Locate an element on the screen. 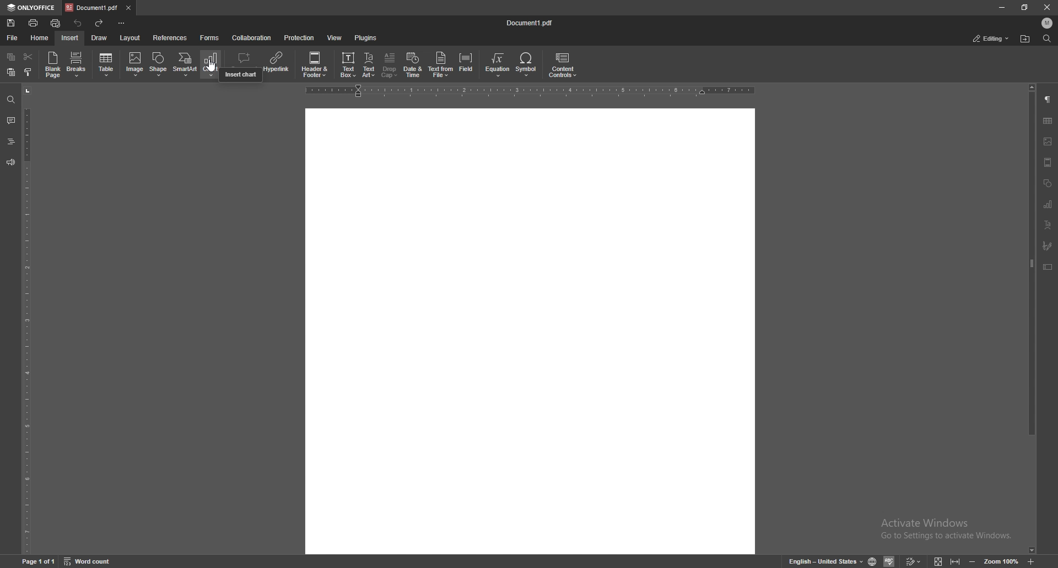 The width and height of the screenshot is (1058, 568). minimize is located at coordinates (1002, 7).